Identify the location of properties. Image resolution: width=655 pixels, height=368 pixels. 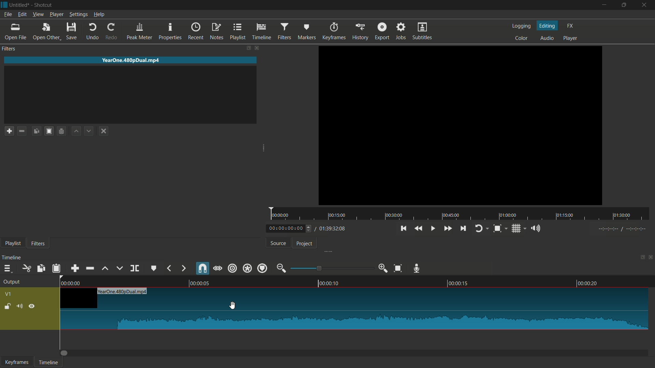
(170, 32).